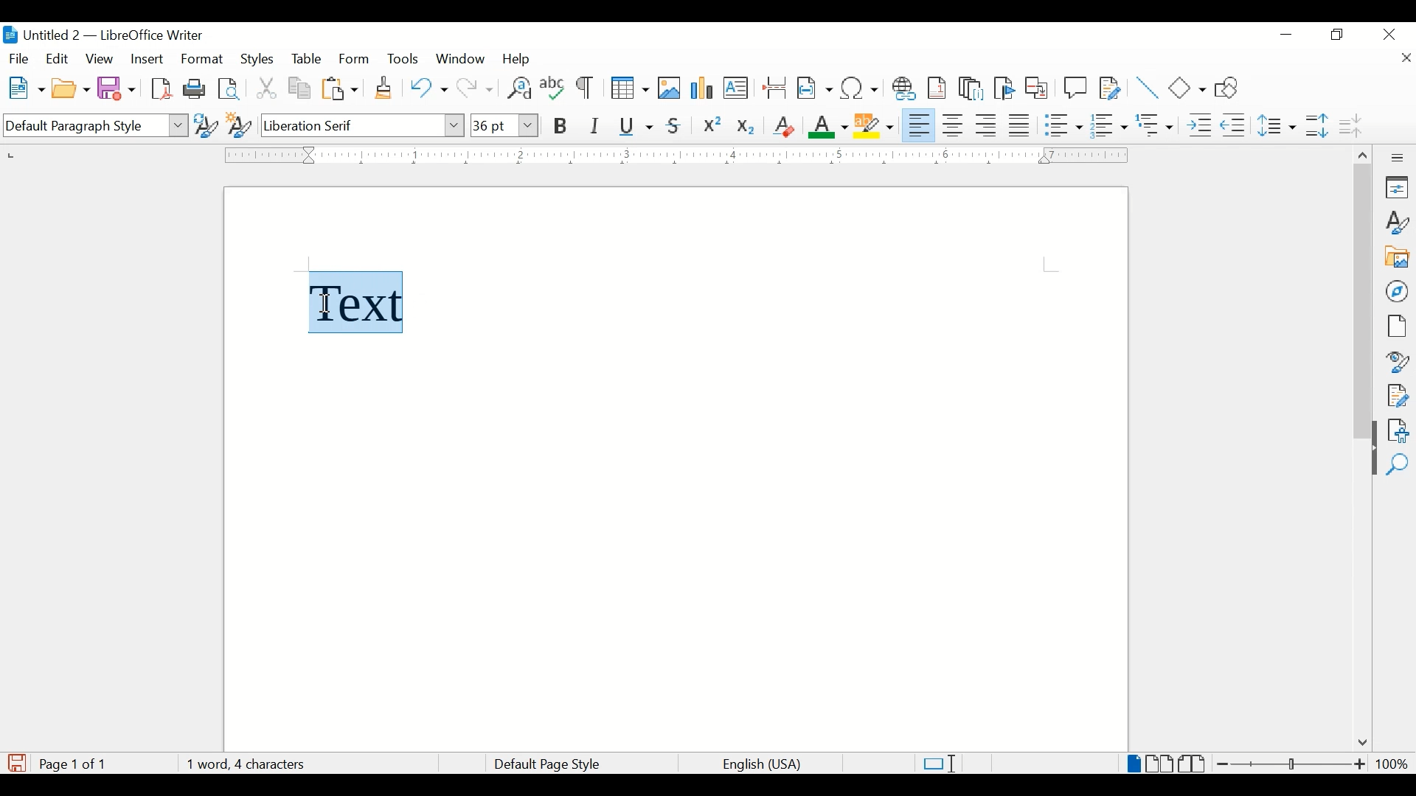 Image resolution: width=1416 pixels, height=796 pixels. Describe the element at coordinates (385, 88) in the screenshot. I see `clone formatting` at that location.